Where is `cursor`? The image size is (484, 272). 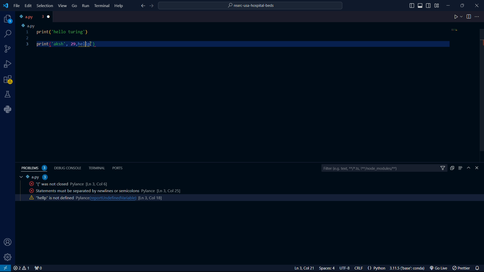
cursor is located at coordinates (91, 45).